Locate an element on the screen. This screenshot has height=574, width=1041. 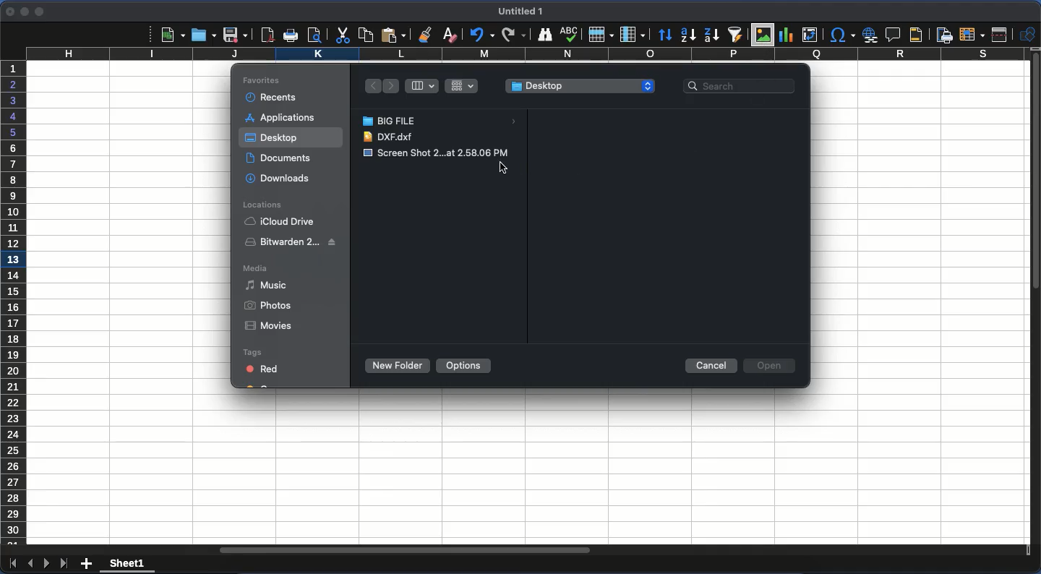
applications is located at coordinates (280, 117).